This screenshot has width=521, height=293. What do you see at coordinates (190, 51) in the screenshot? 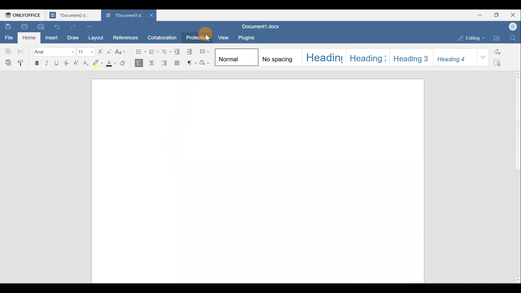
I see `Increase indent` at bounding box center [190, 51].